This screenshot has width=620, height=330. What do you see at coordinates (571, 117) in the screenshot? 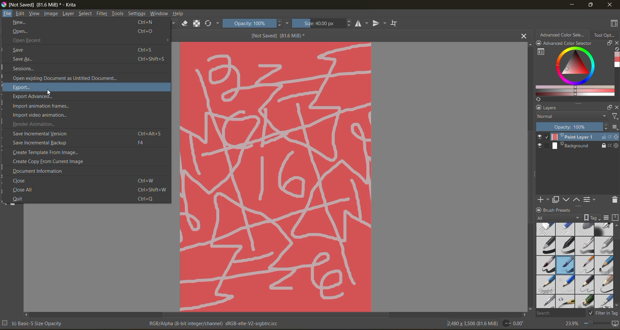
I see `normal` at bounding box center [571, 117].